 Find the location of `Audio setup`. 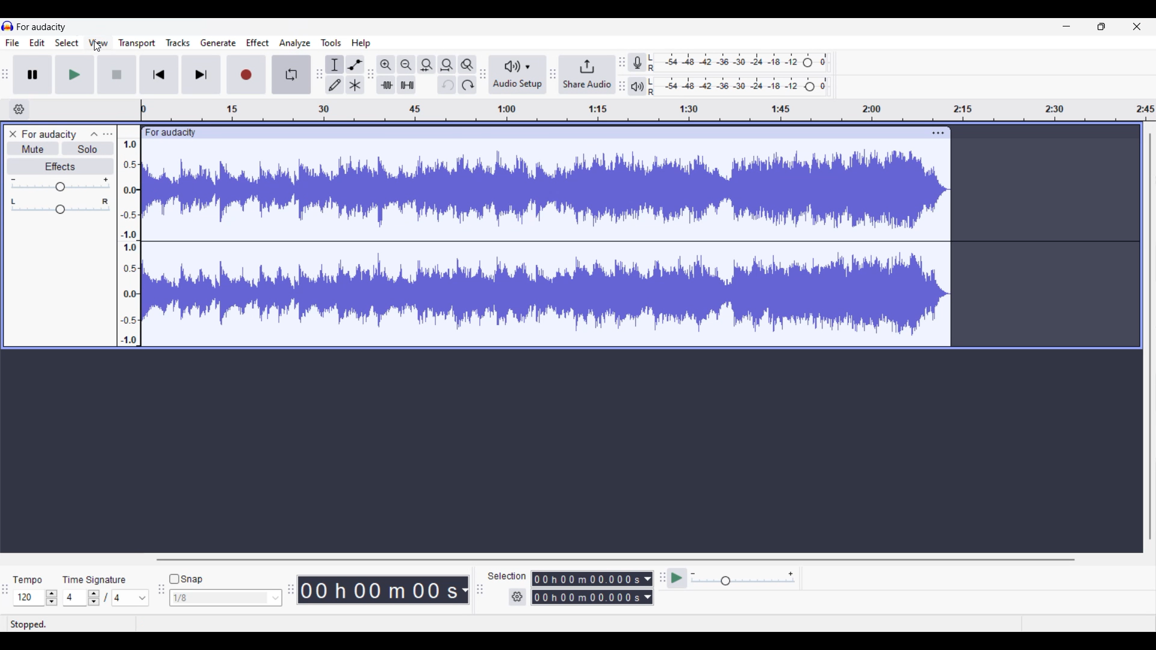

Audio setup is located at coordinates (518, 75).